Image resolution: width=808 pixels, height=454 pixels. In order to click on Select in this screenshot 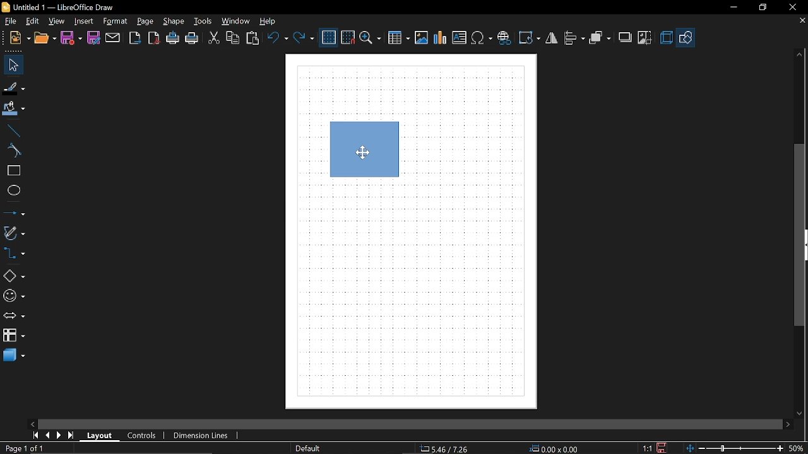, I will do `click(14, 65)`.